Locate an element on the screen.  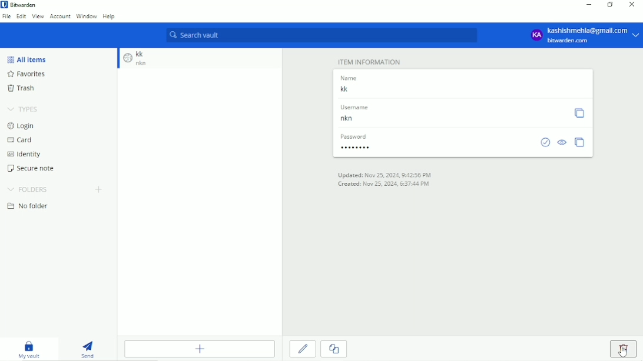
Created on date and time is located at coordinates (384, 185).